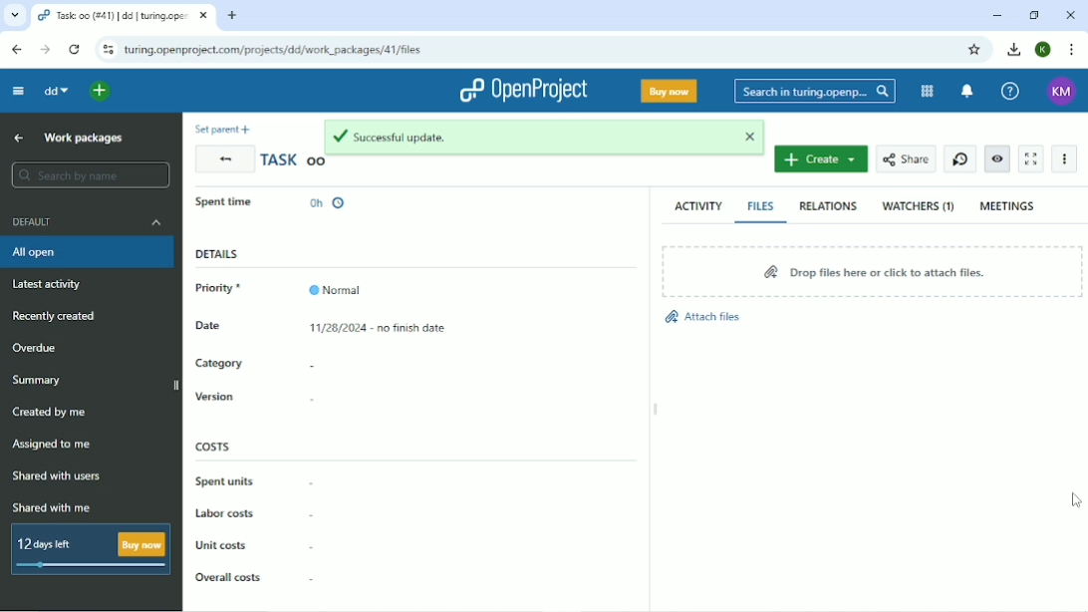  I want to click on Work packages, so click(82, 138).